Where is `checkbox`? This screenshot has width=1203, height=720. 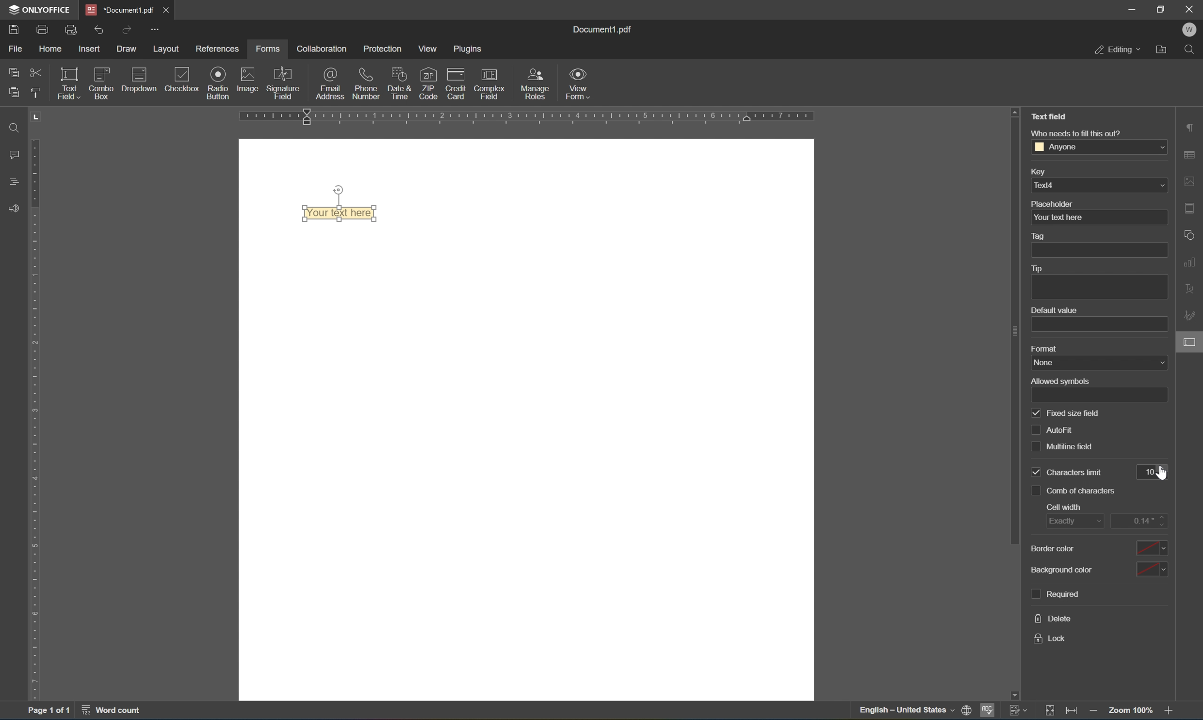 checkbox is located at coordinates (1039, 414).